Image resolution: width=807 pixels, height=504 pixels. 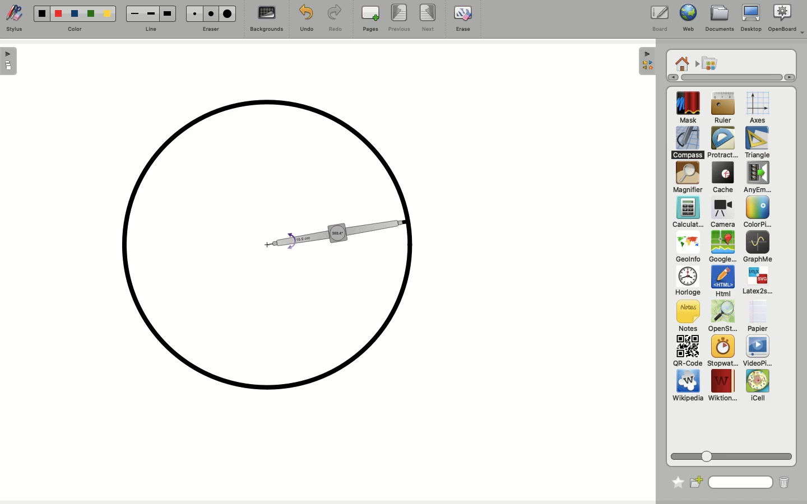 What do you see at coordinates (733, 454) in the screenshot?
I see `Scroll` at bounding box center [733, 454].